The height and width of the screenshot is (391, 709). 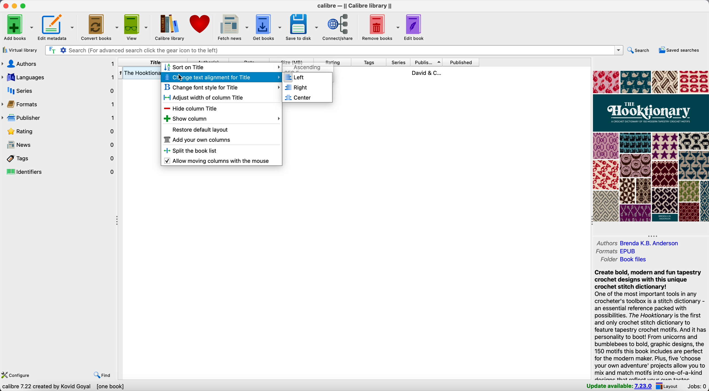 I want to click on edit metadata, so click(x=57, y=28).